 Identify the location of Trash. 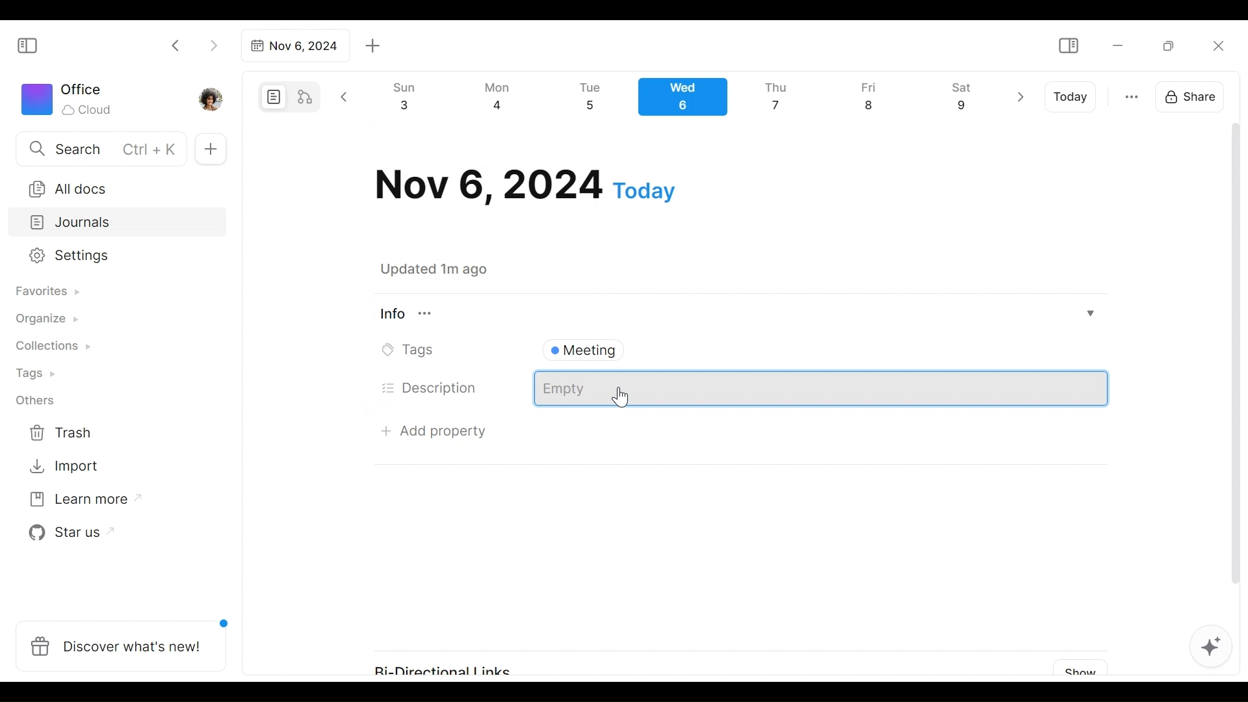
(62, 433).